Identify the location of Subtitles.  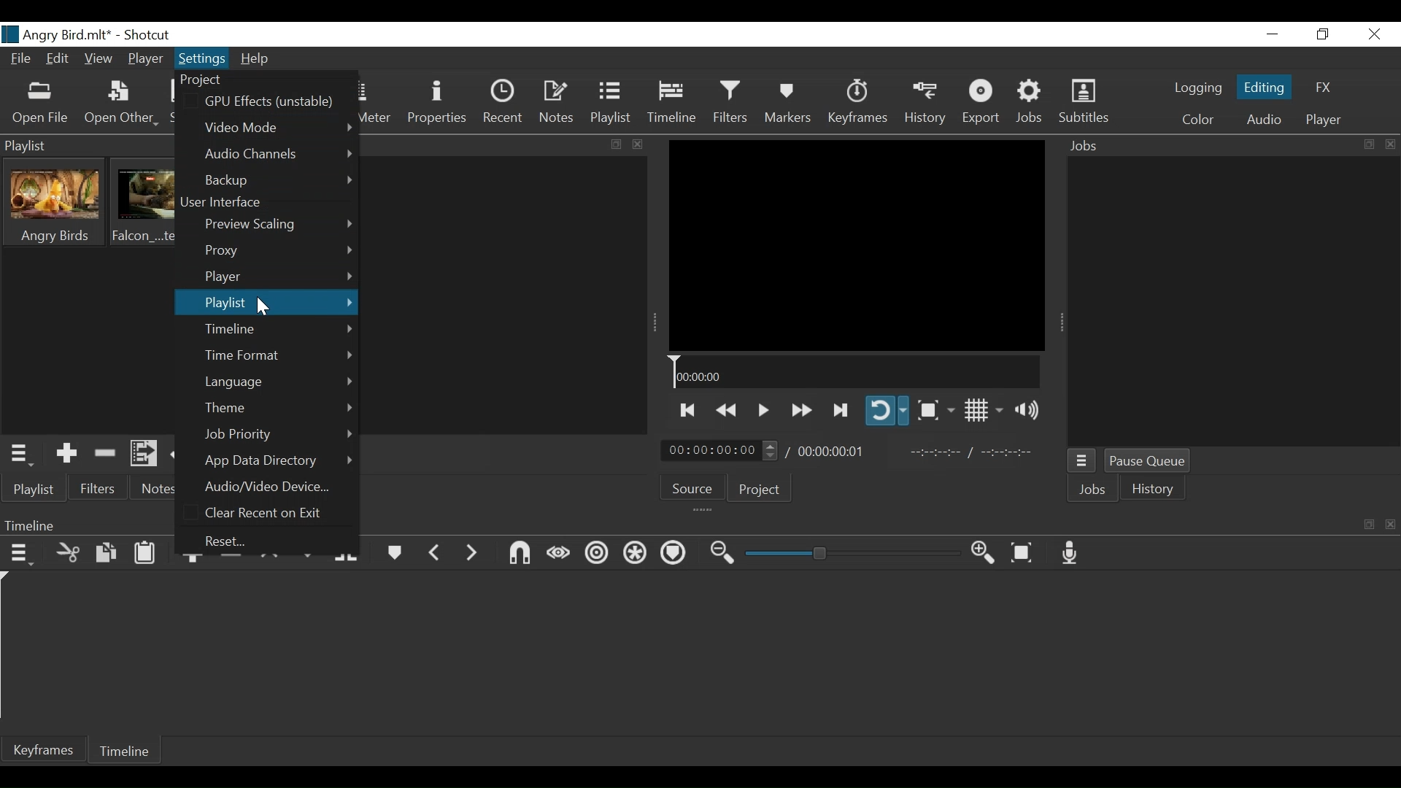
(1084, 102).